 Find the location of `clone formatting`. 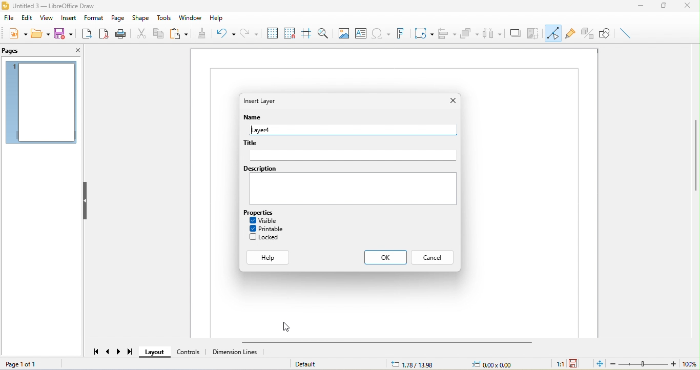

clone formatting is located at coordinates (201, 34).